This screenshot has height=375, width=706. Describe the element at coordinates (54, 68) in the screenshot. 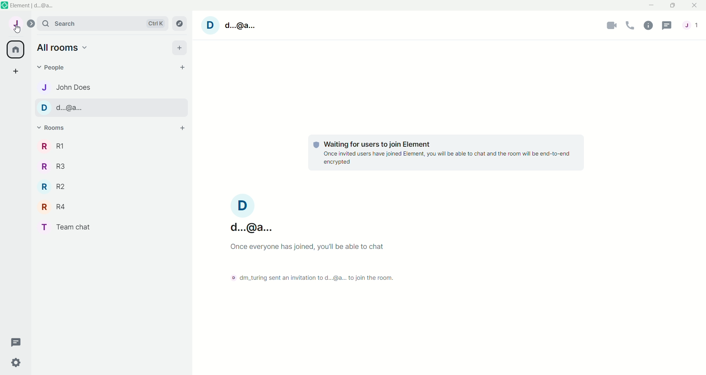

I see `People` at that location.